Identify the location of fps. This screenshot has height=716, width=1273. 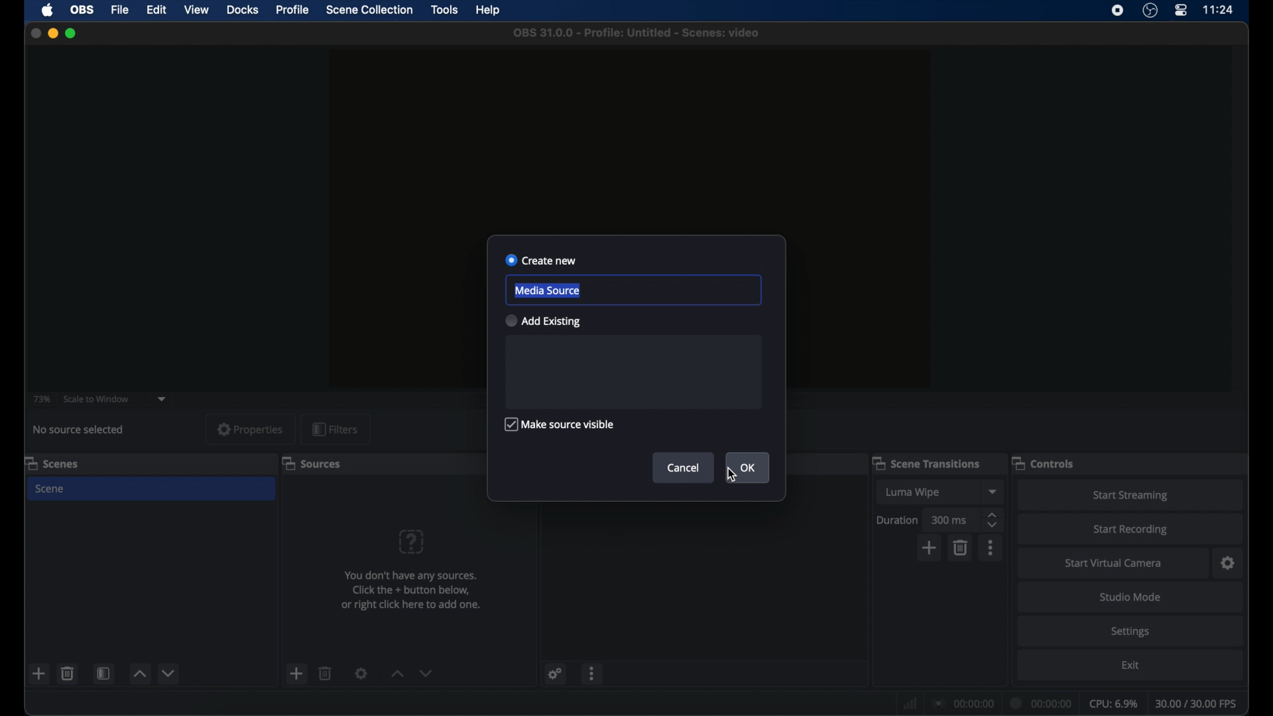
(1196, 703).